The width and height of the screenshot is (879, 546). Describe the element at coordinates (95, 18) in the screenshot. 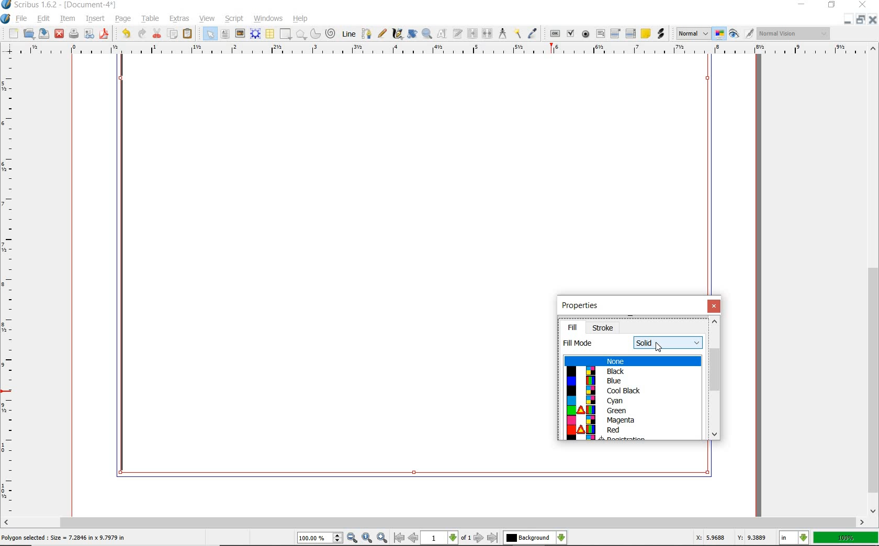

I see `insert` at that location.